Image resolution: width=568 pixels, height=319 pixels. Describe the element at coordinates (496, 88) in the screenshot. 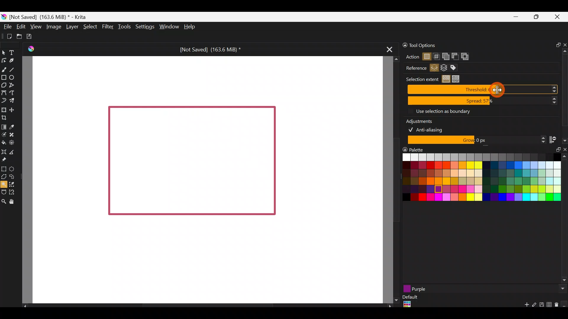

I see `Cursor` at that location.